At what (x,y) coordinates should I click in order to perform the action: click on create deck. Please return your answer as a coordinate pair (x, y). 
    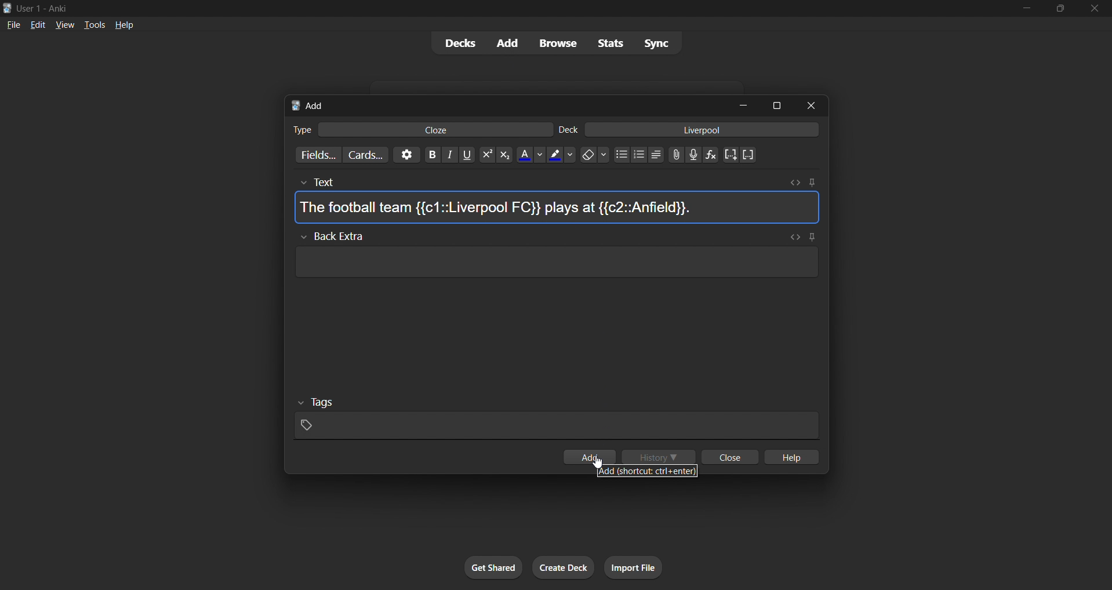
    Looking at the image, I should click on (562, 567).